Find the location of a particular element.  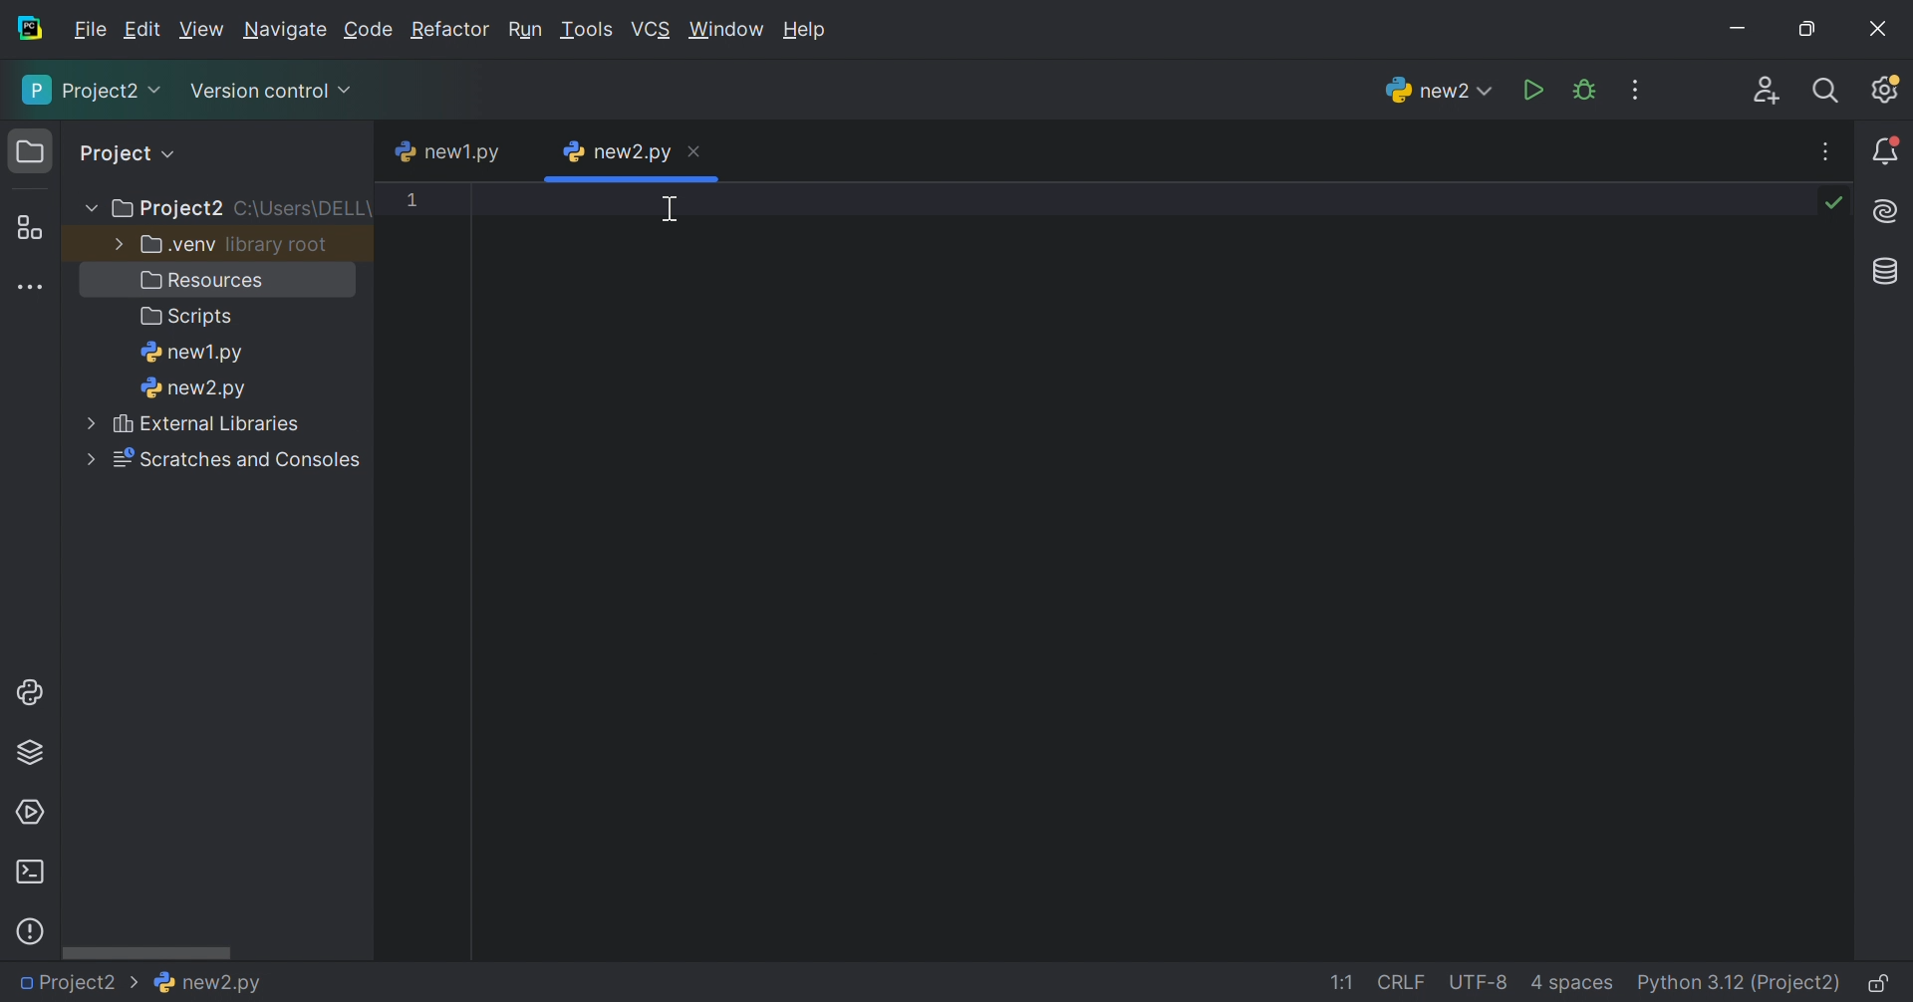

Scroll bar is located at coordinates (144, 948).